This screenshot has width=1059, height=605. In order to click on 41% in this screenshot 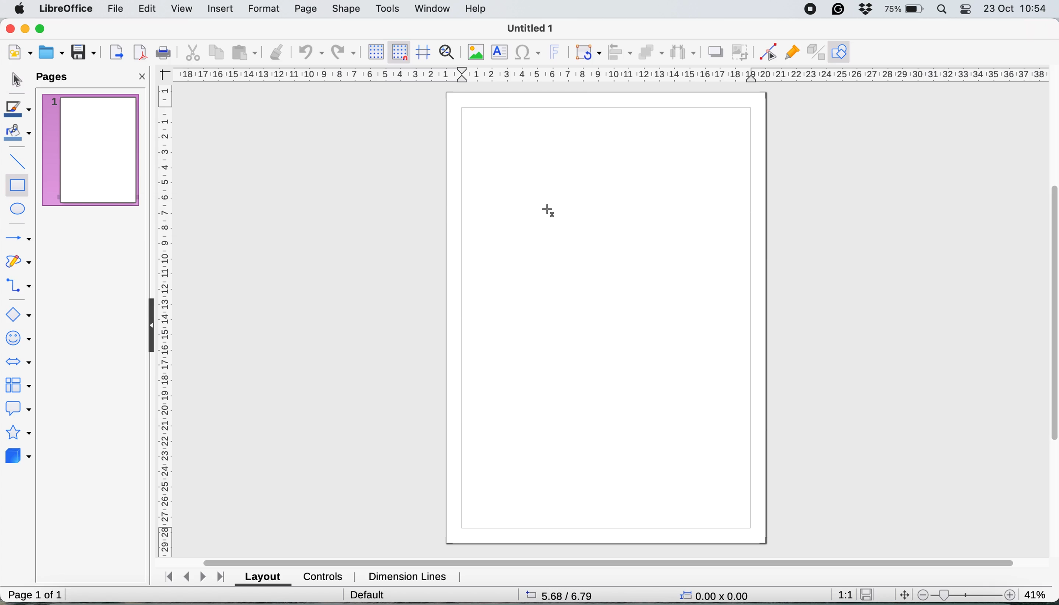, I will do `click(1035, 593)`.